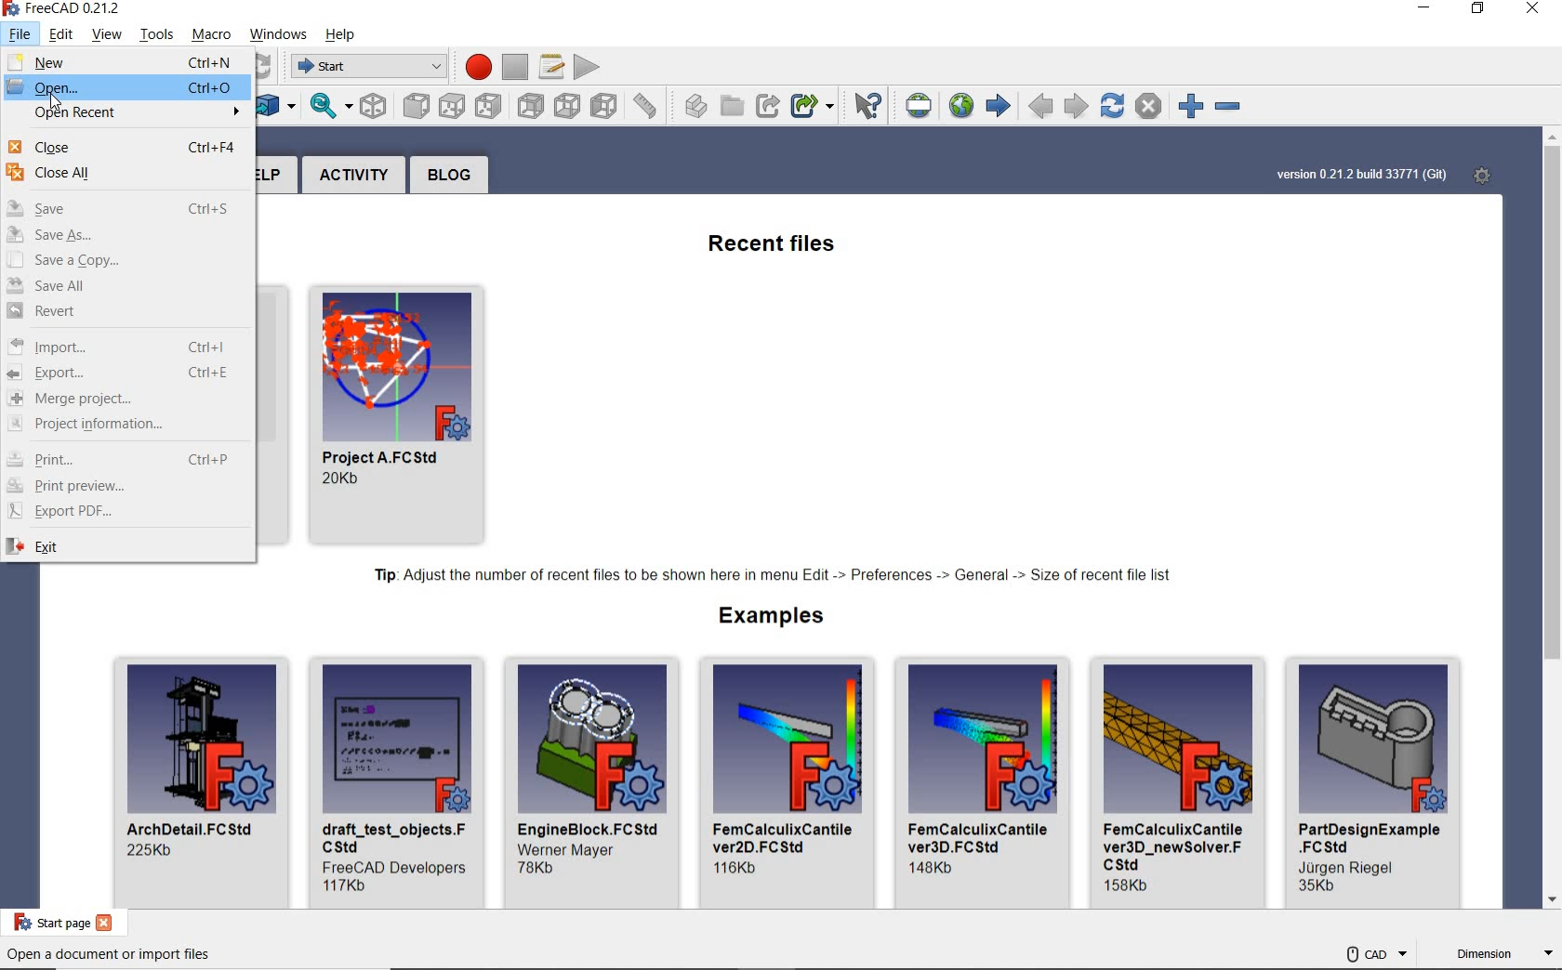  What do you see at coordinates (126, 262) in the screenshot?
I see `SAVE A COPY` at bounding box center [126, 262].